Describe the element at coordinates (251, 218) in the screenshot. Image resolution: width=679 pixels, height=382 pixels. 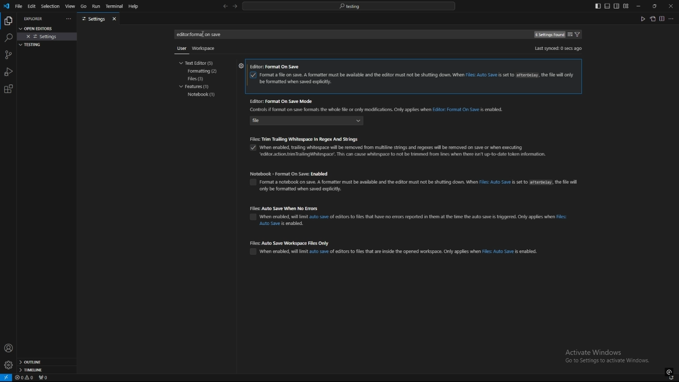
I see `unchecked` at that location.